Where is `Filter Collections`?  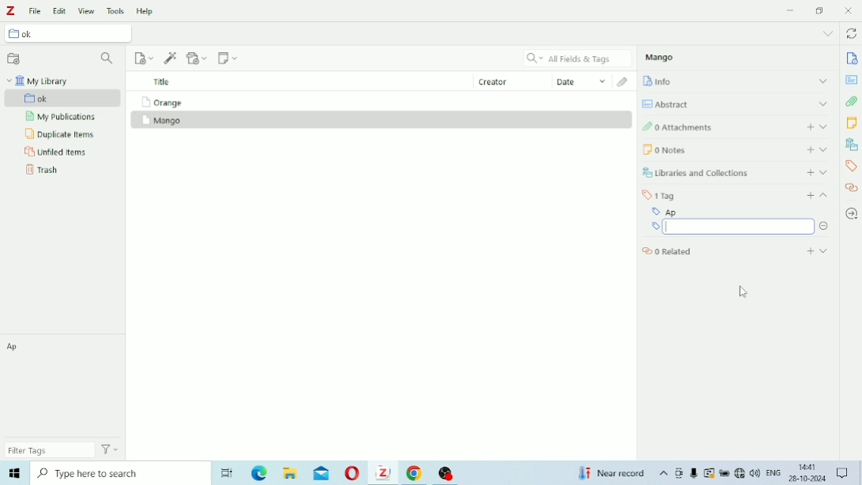
Filter Collections is located at coordinates (109, 59).